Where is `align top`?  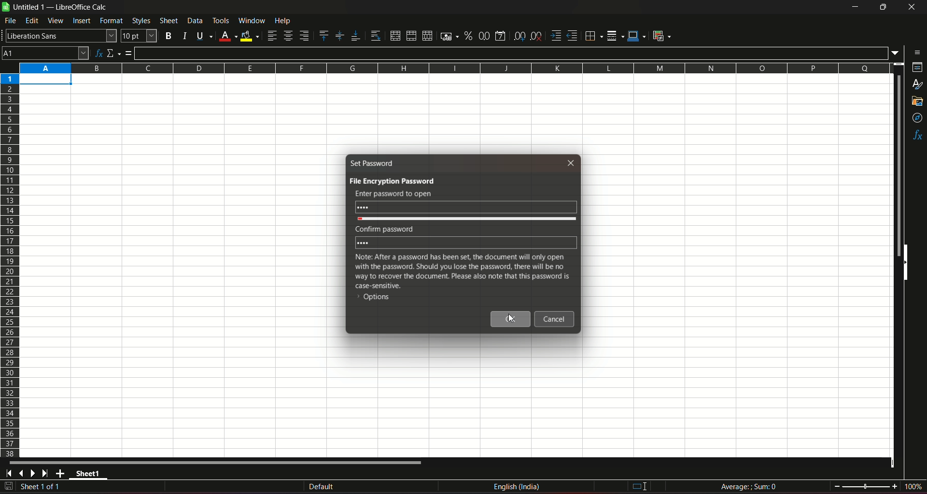
align top is located at coordinates (323, 35).